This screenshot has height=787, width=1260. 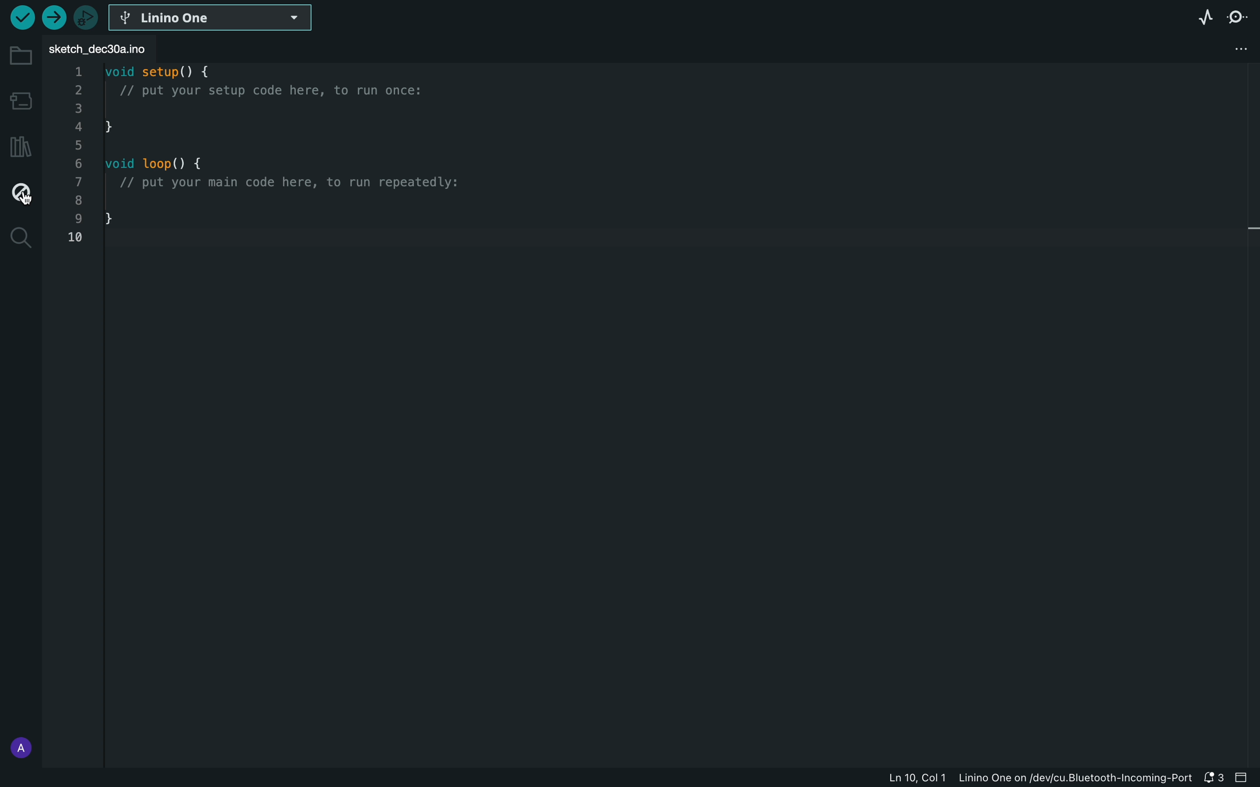 What do you see at coordinates (1214, 778) in the screenshot?
I see `notification` at bounding box center [1214, 778].